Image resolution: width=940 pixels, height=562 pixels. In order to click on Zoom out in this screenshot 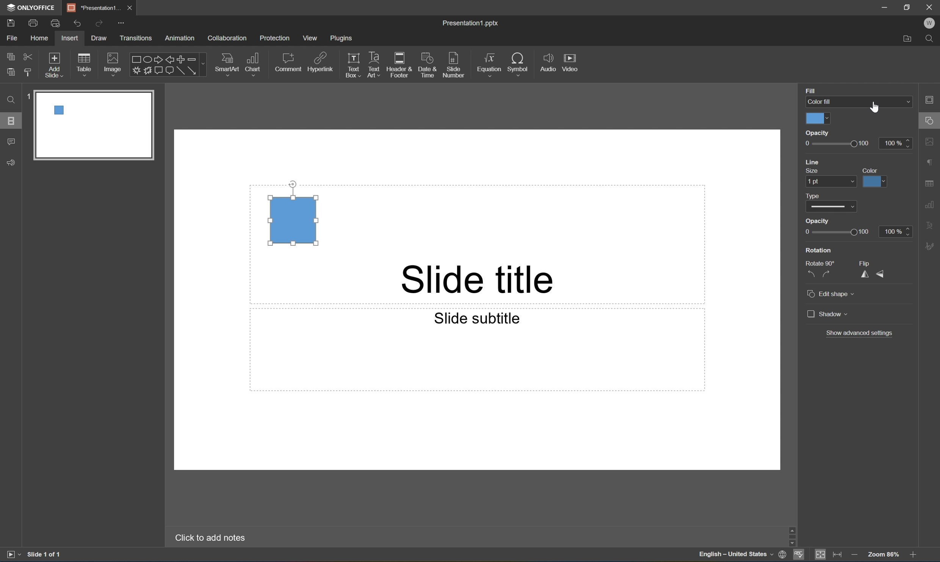, I will do `click(852, 553)`.